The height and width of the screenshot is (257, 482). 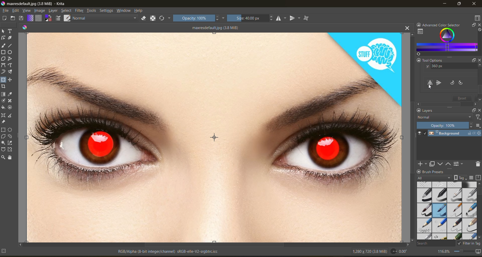 I want to click on tool, so click(x=10, y=38).